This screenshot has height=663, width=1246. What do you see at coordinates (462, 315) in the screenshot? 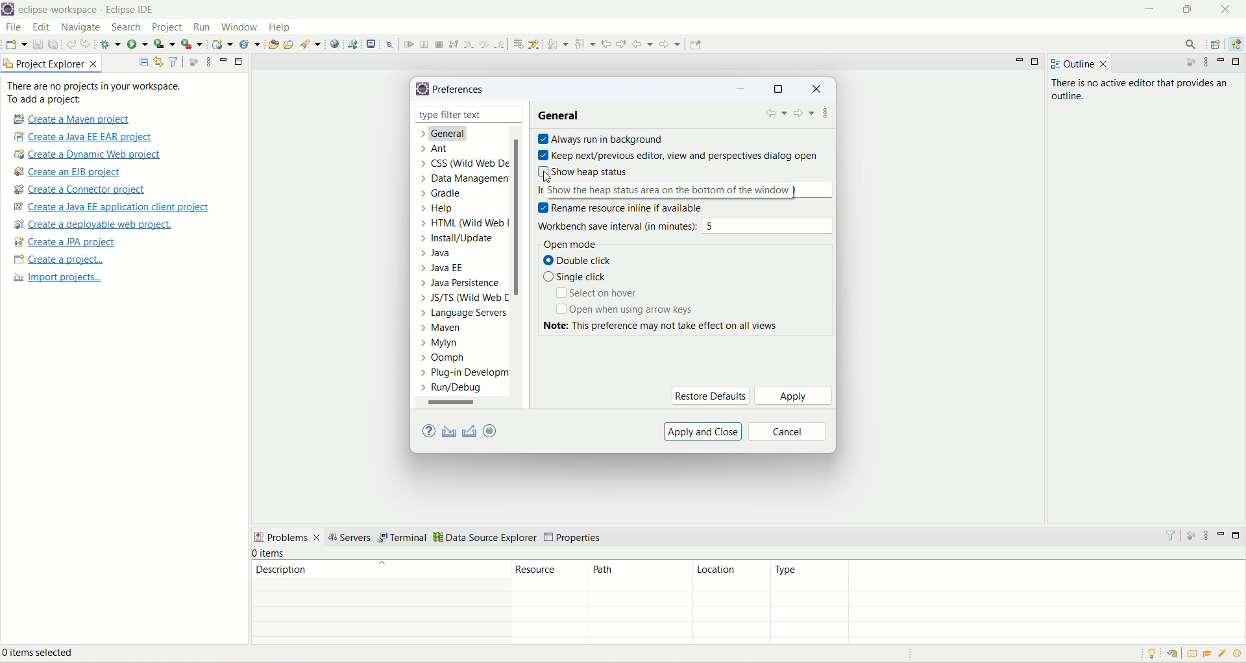
I see `language server` at bounding box center [462, 315].